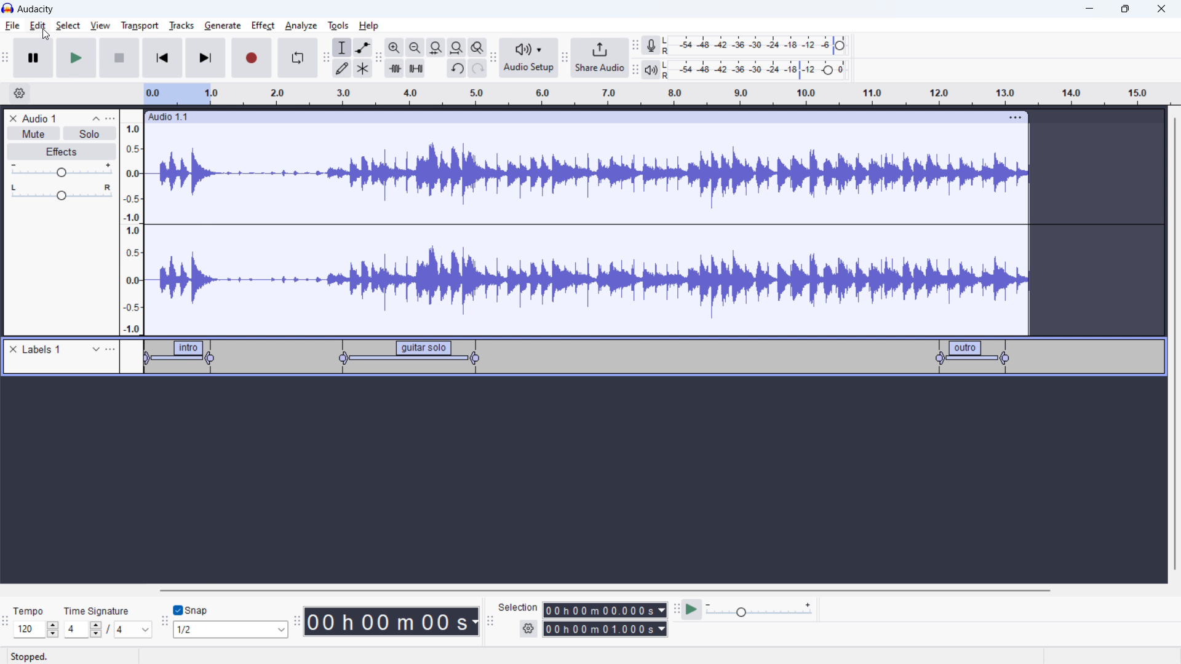 The image size is (1181, 664). I want to click on recording meter toolbar, so click(635, 47).